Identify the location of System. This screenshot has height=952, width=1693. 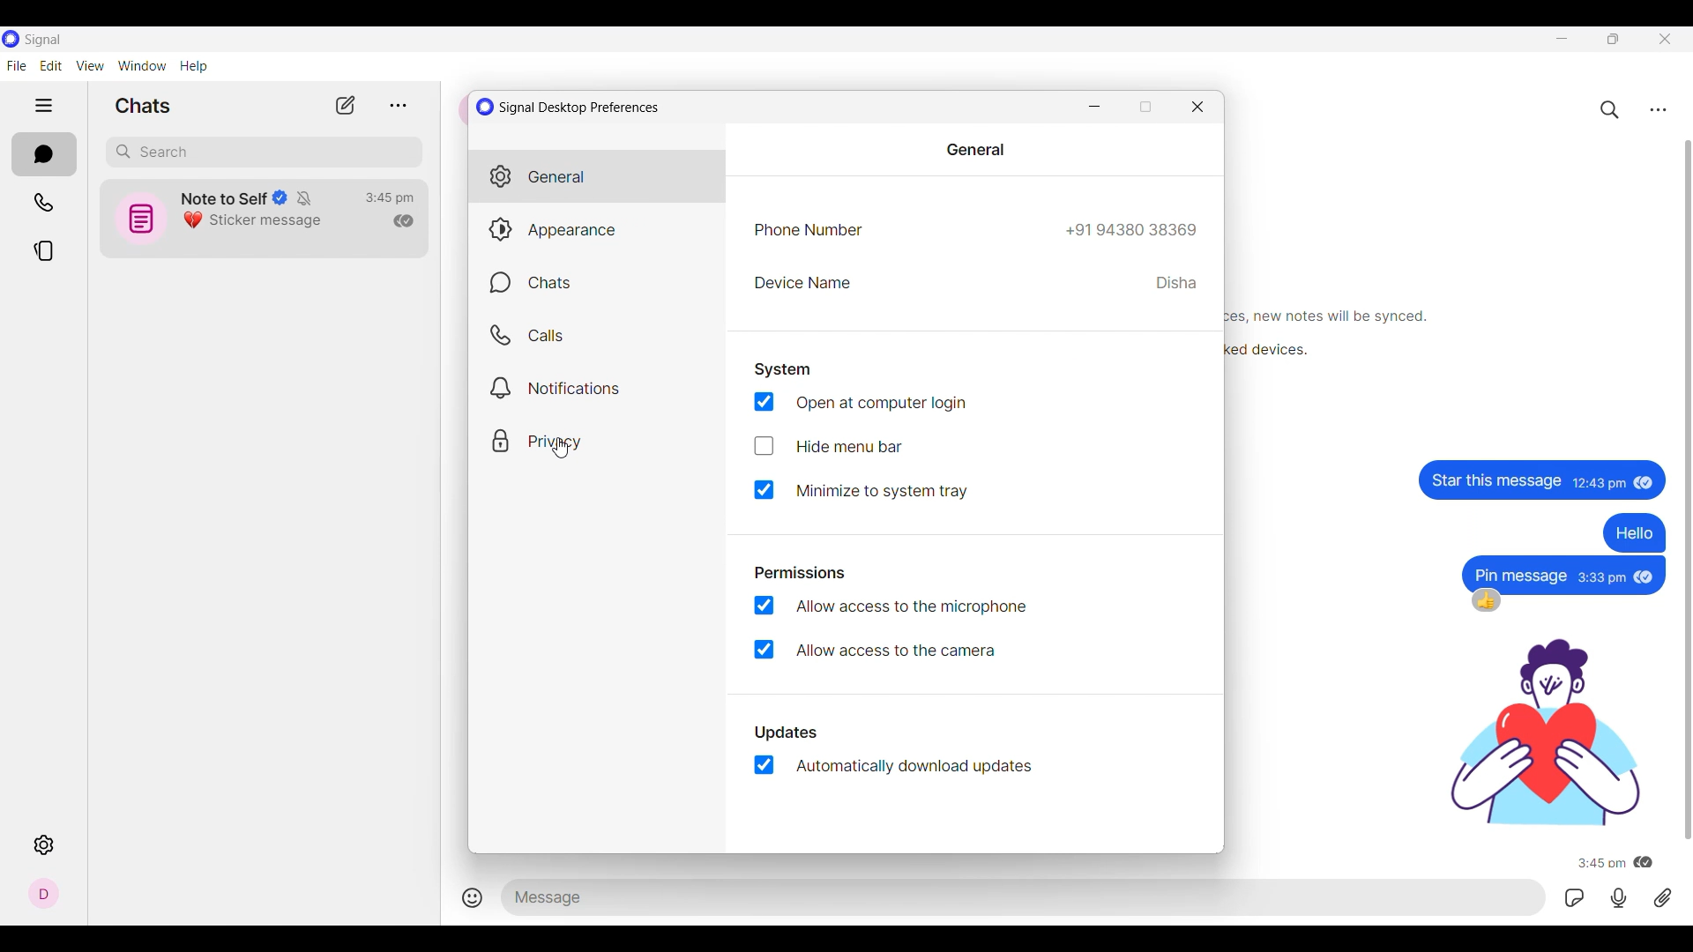
(782, 369).